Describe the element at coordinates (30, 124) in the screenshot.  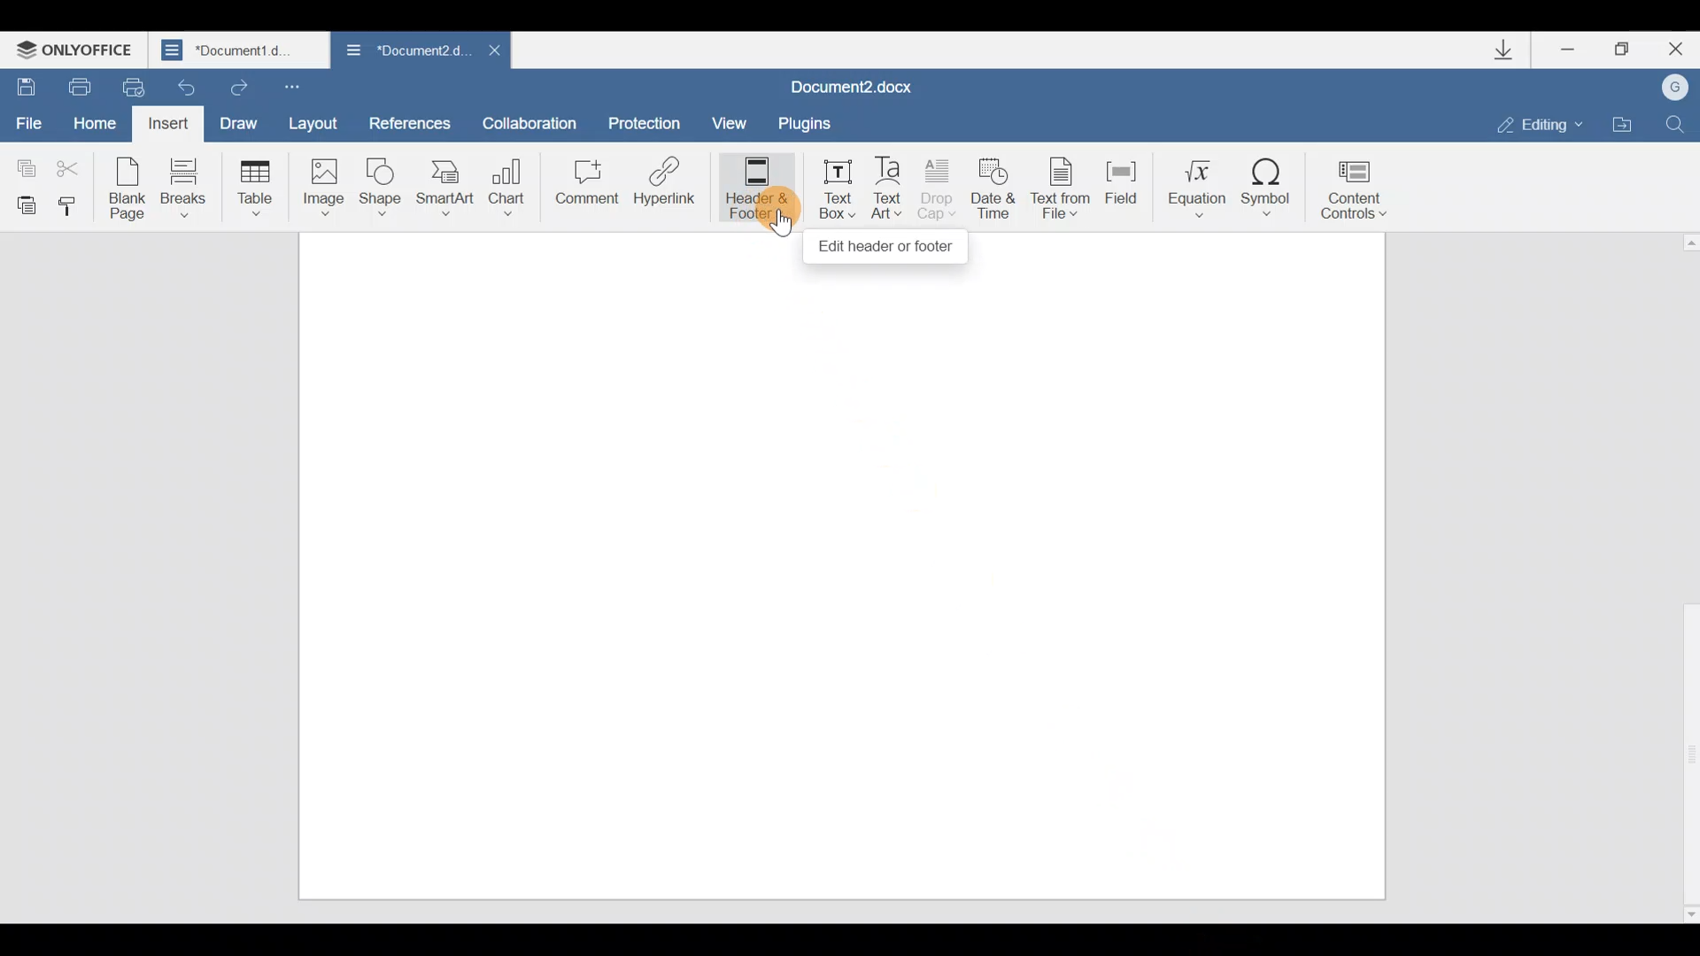
I see `File` at that location.